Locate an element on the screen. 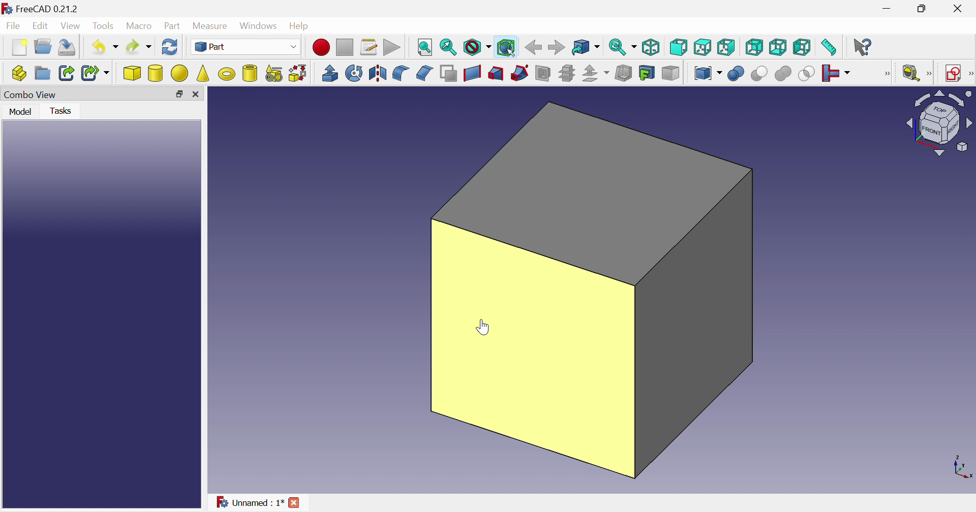  Create projection on surface... is located at coordinates (647, 73).